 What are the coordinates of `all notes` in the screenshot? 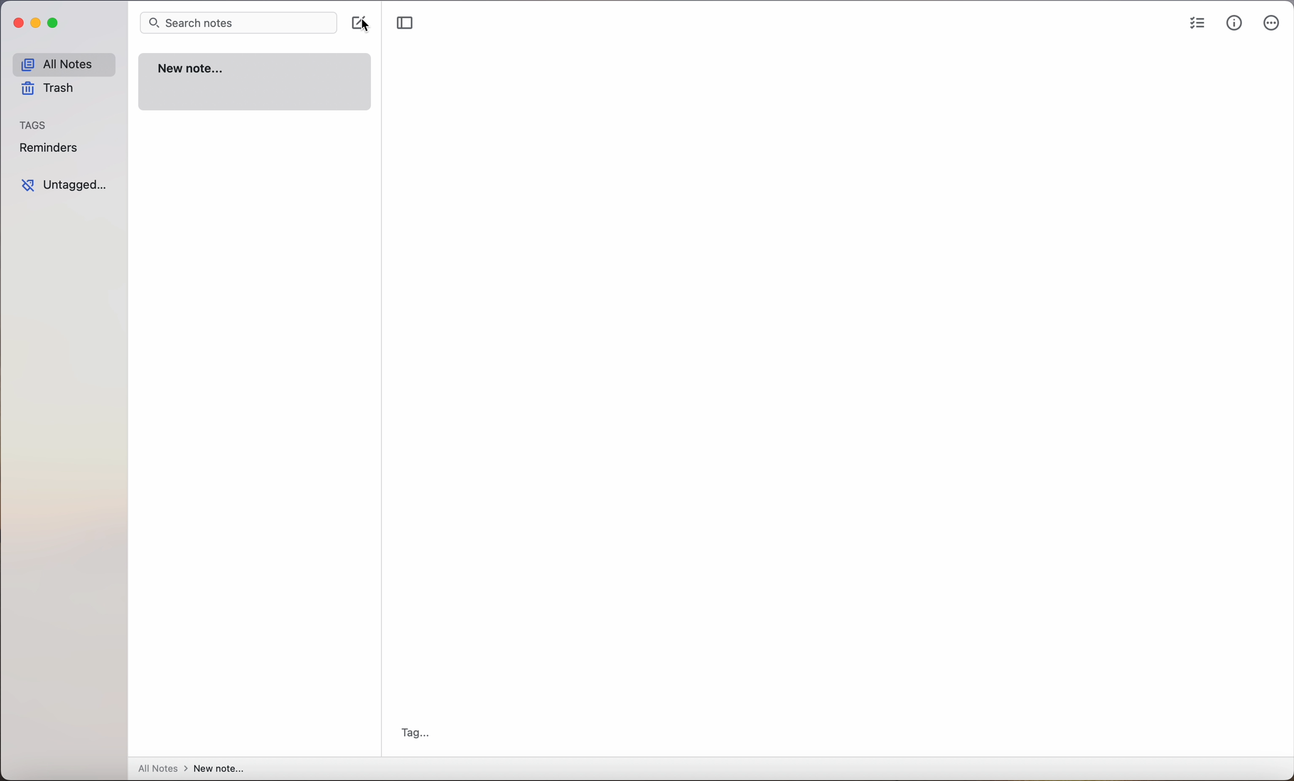 It's located at (63, 65).